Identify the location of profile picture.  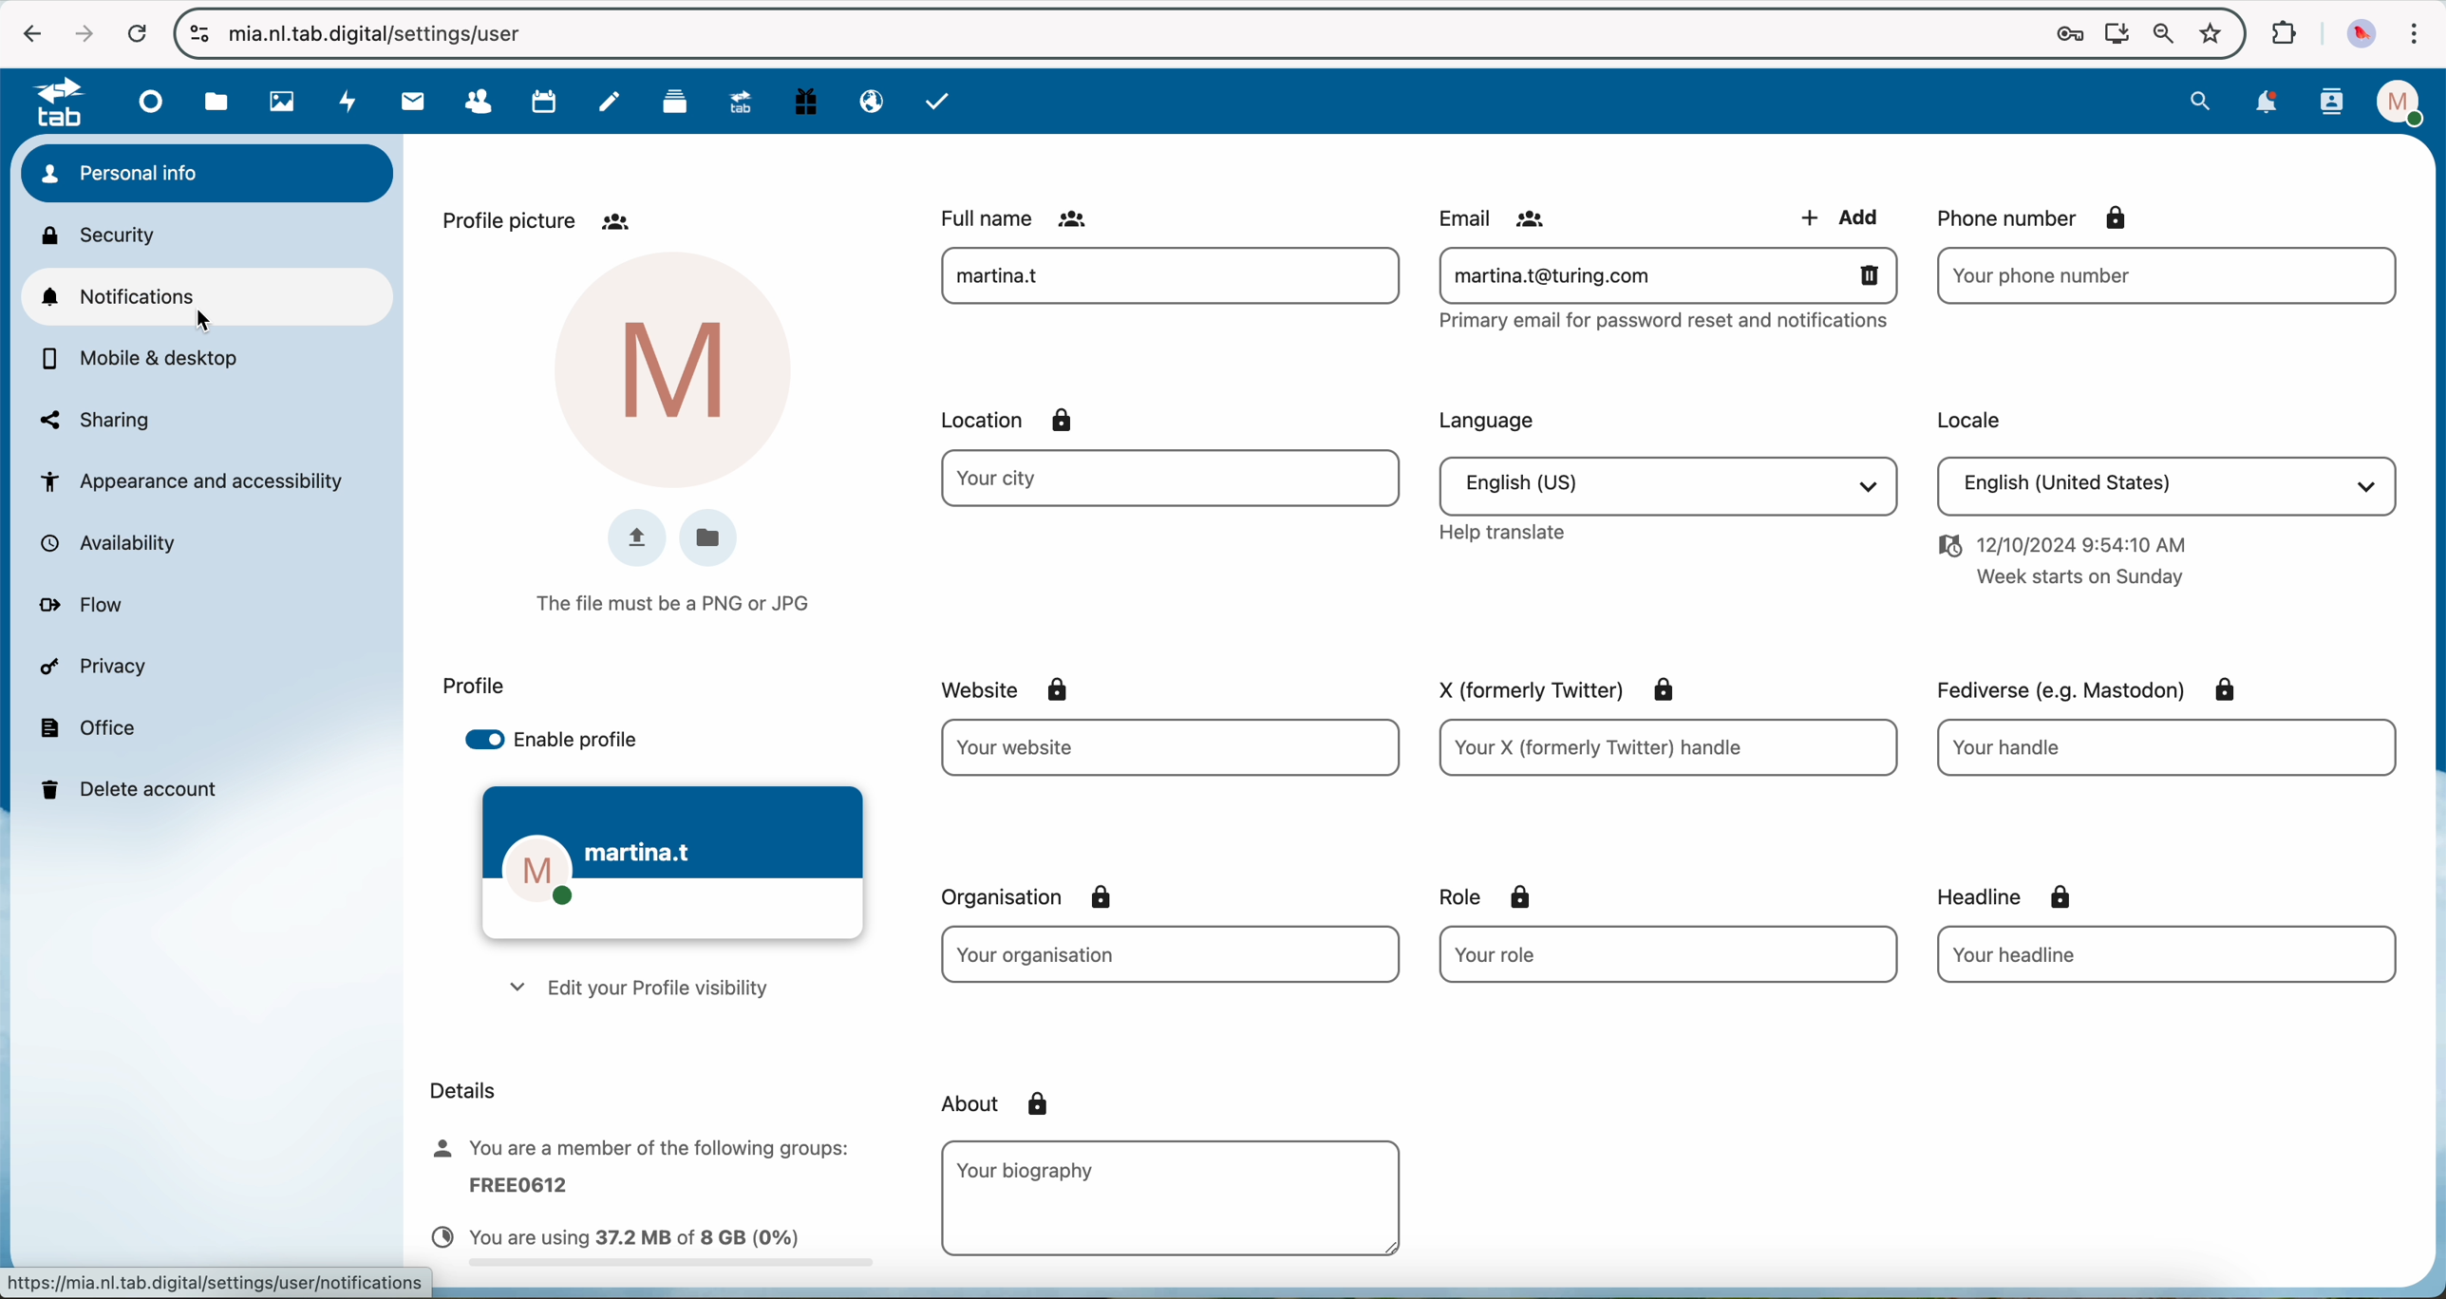
(674, 369).